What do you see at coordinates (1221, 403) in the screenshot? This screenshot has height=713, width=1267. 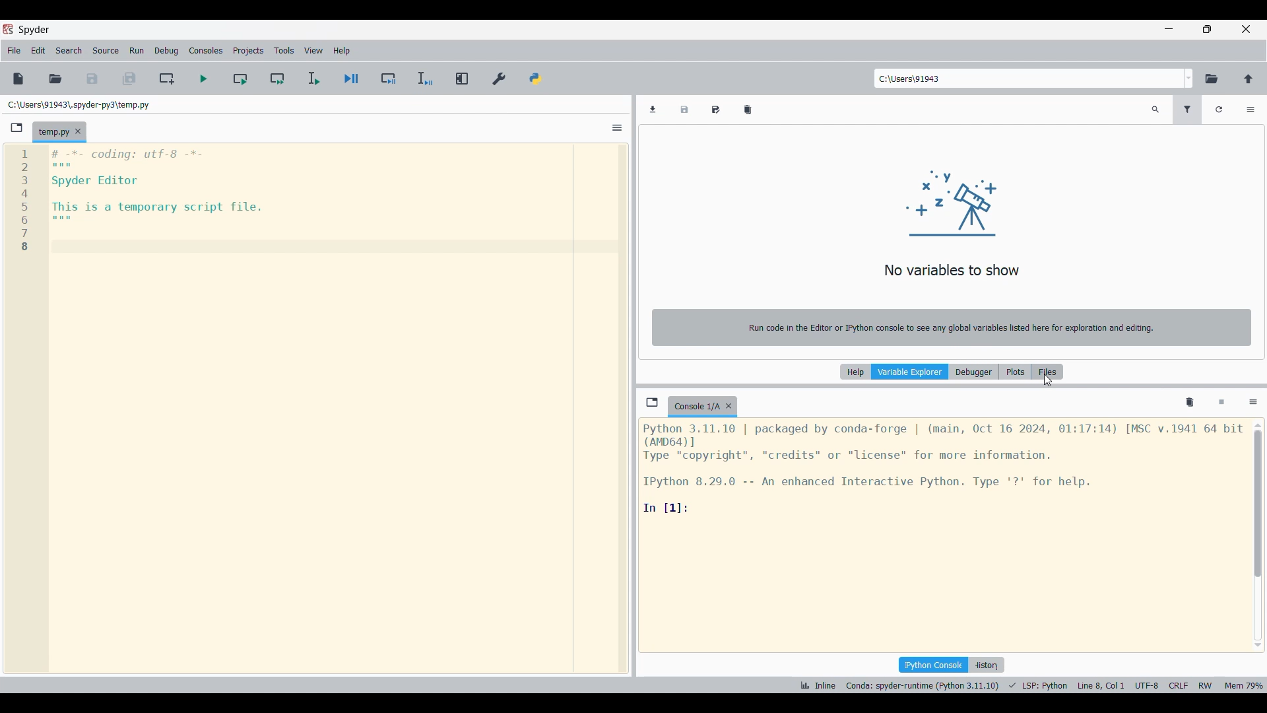 I see `Interrupt kernel` at bounding box center [1221, 403].